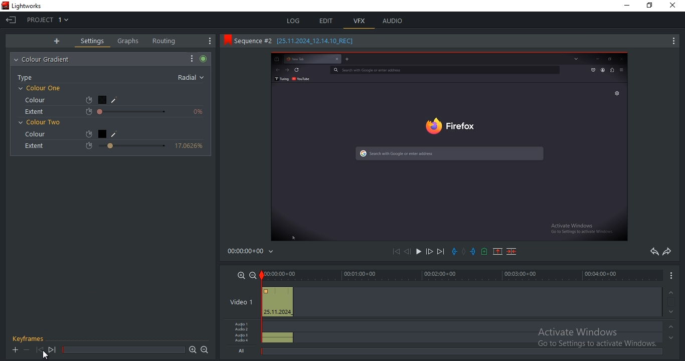 Image resolution: width=685 pixels, height=361 pixels. What do you see at coordinates (672, 292) in the screenshot?
I see `greyed out up arrow` at bounding box center [672, 292].